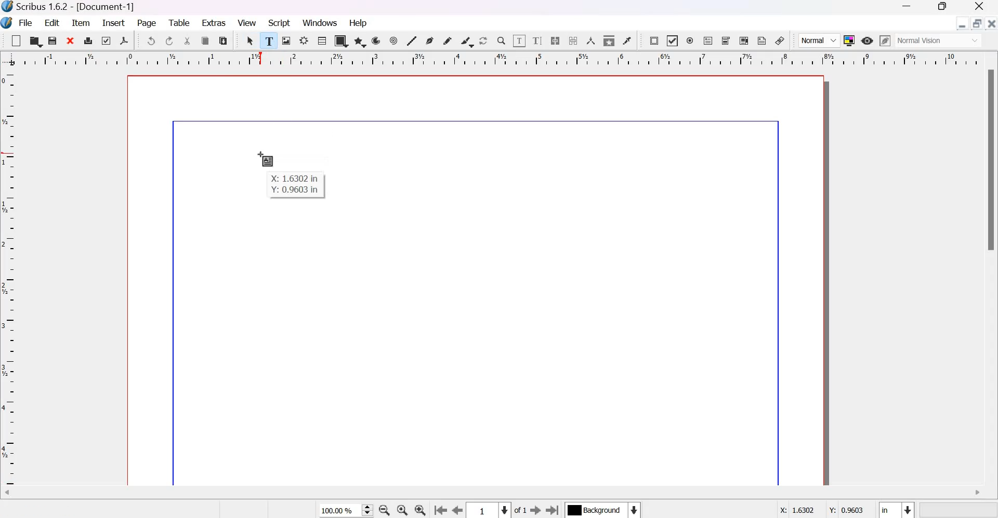 The width and height of the screenshot is (998, 518). What do you see at coordinates (287, 40) in the screenshot?
I see `image render` at bounding box center [287, 40].